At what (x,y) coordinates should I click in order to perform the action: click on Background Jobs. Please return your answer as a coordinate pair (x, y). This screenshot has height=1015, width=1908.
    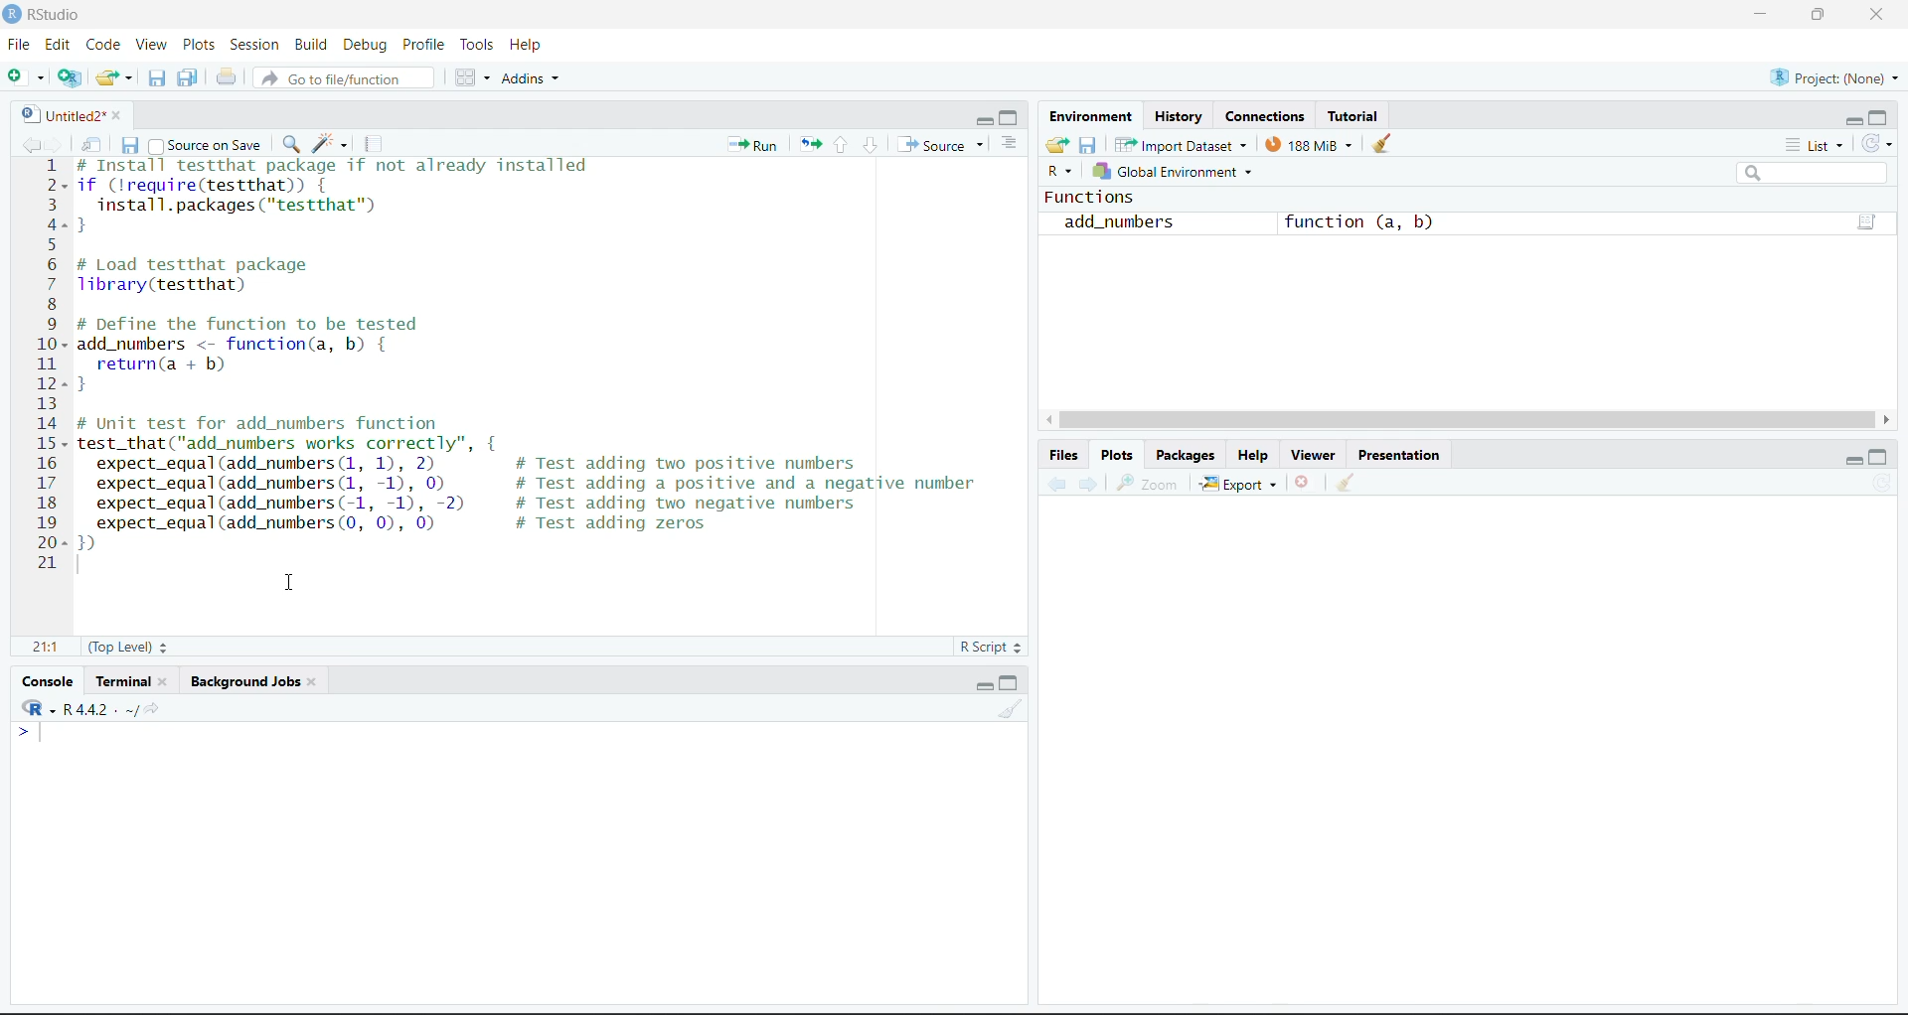
    Looking at the image, I should click on (243, 679).